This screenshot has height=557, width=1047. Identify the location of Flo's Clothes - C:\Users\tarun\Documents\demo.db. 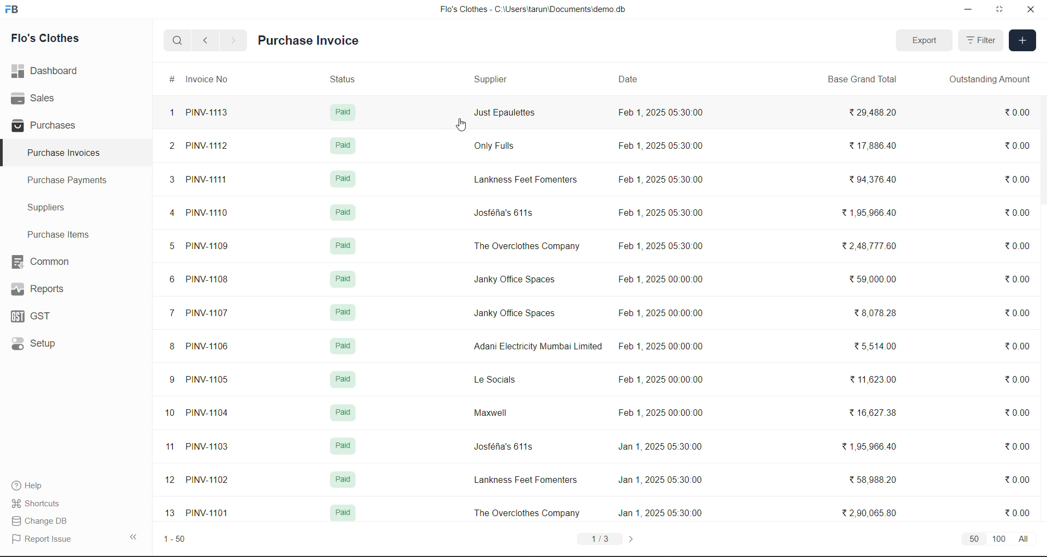
(532, 10).